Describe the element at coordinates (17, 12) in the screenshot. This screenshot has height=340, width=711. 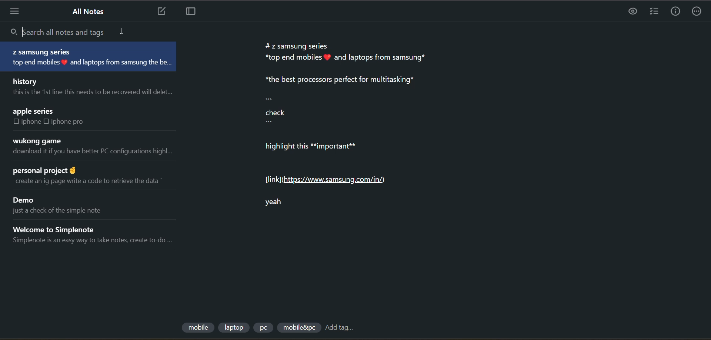
I see `menu` at that location.